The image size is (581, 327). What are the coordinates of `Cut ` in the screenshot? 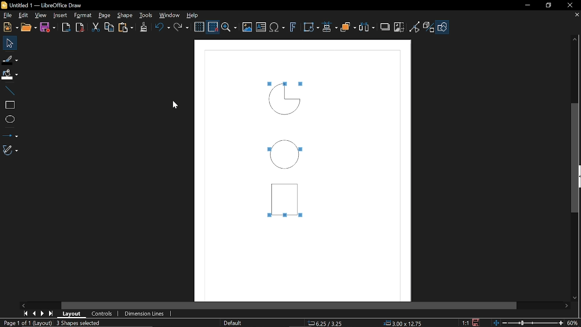 It's located at (95, 27).